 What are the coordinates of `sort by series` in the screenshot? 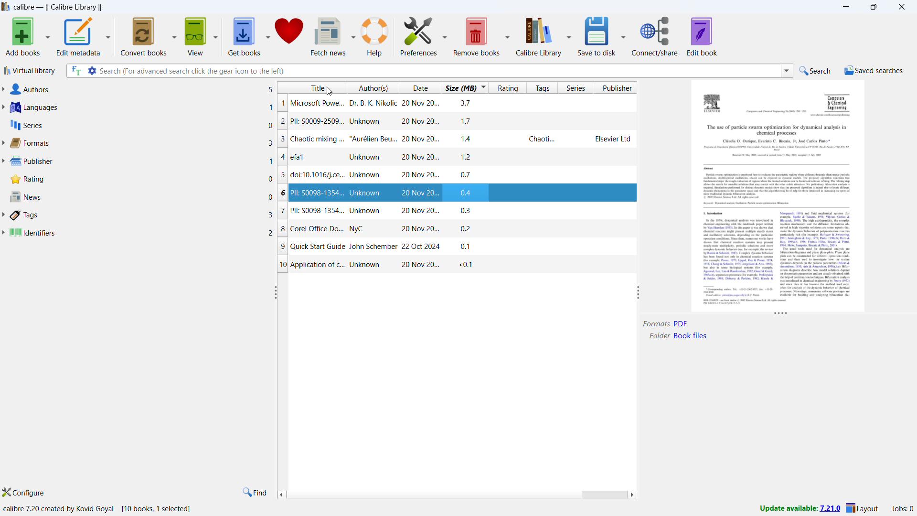 It's located at (576, 88).